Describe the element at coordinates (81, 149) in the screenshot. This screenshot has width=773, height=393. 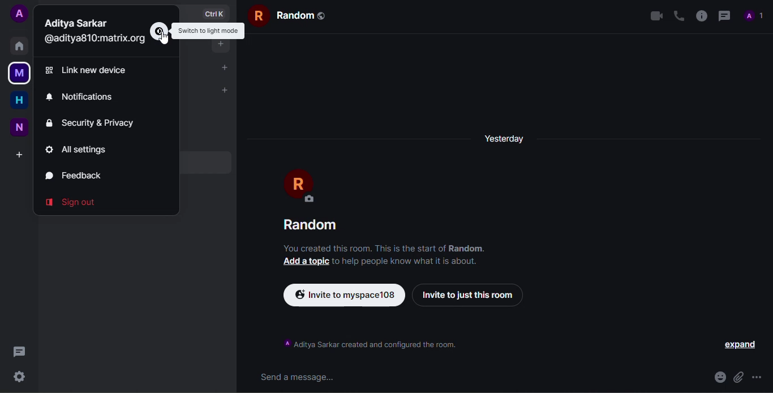
I see `all settings` at that location.